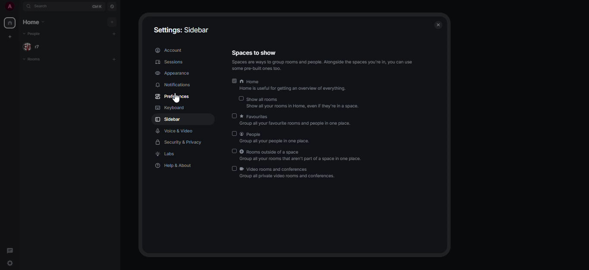  Describe the element at coordinates (170, 49) in the screenshot. I see `account` at that location.